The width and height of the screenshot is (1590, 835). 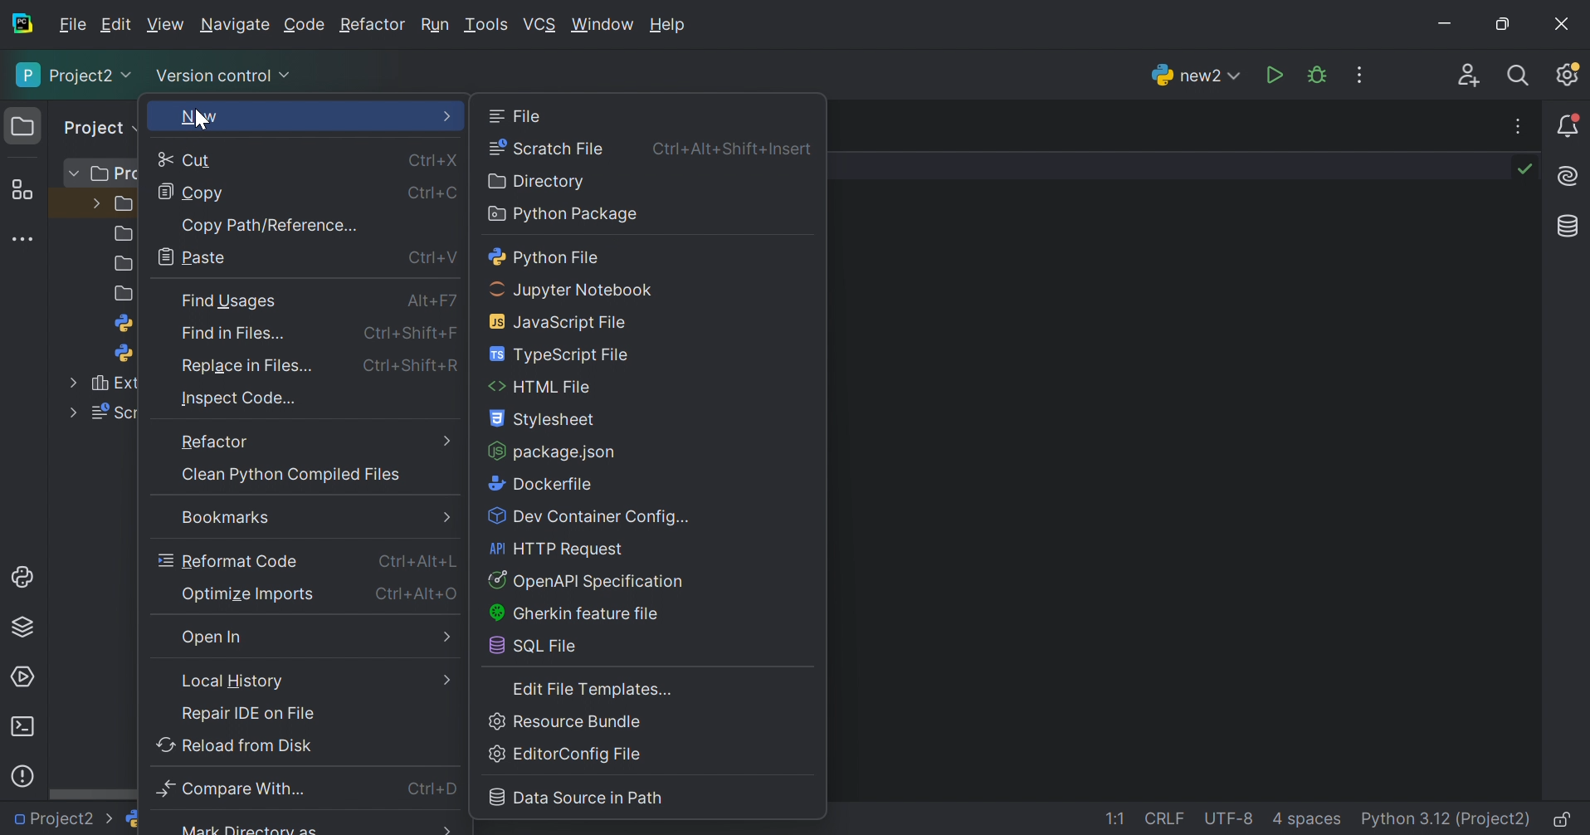 What do you see at coordinates (1569, 125) in the screenshot?
I see `Notifications` at bounding box center [1569, 125].